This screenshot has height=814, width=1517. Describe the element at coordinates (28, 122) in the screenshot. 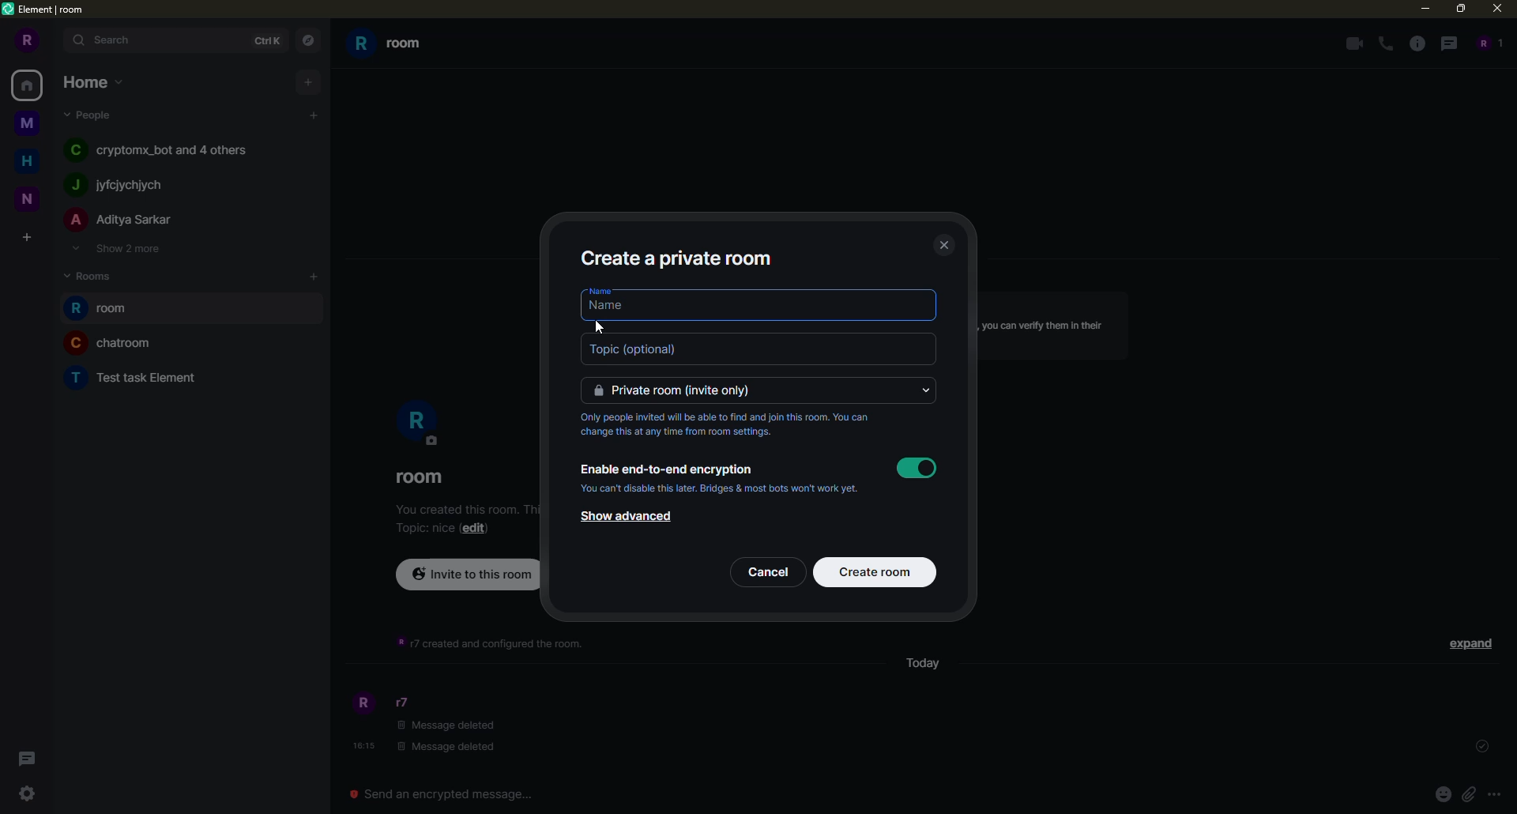

I see `space` at that location.